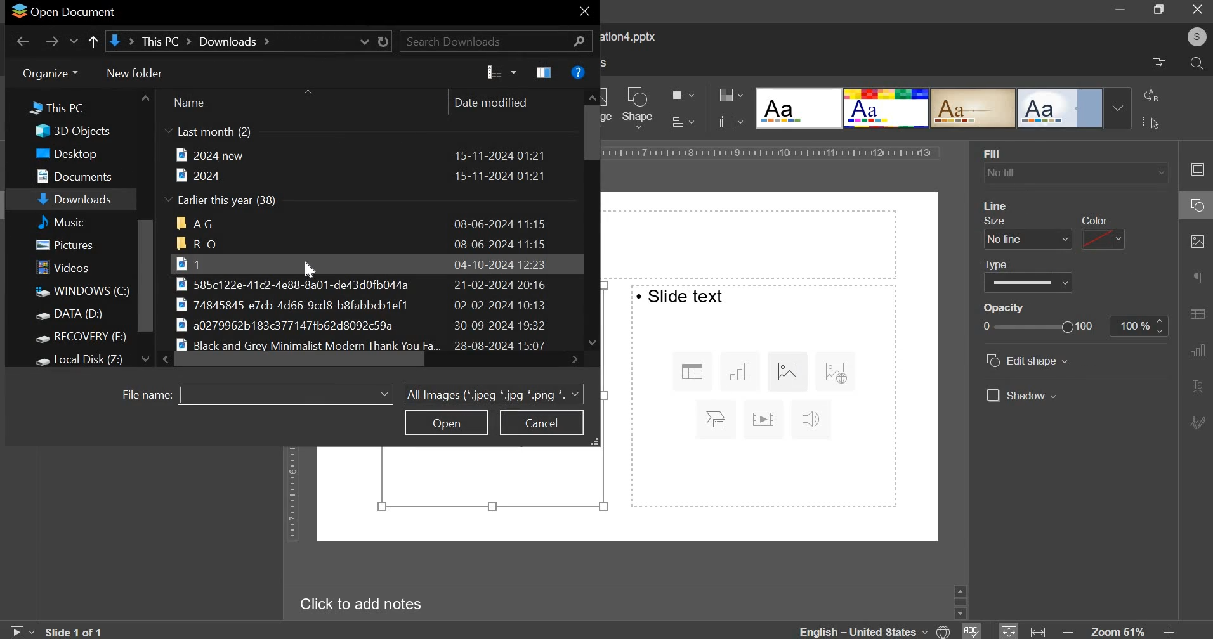 The width and height of the screenshot is (1213, 639). I want to click on graph setting, so click(1196, 349).